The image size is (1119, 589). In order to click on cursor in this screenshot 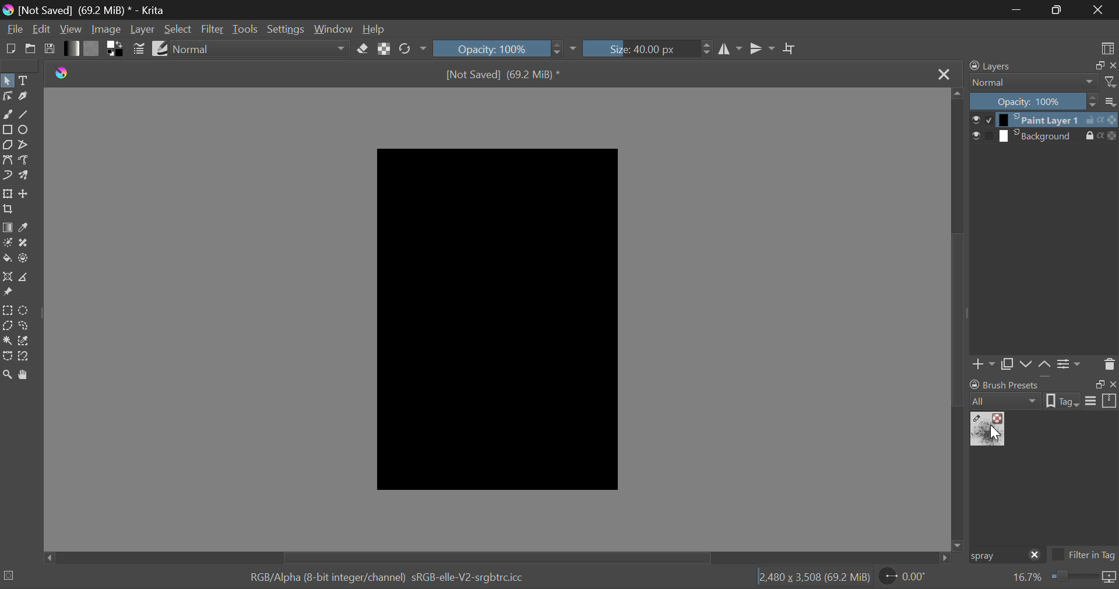, I will do `click(996, 434)`.